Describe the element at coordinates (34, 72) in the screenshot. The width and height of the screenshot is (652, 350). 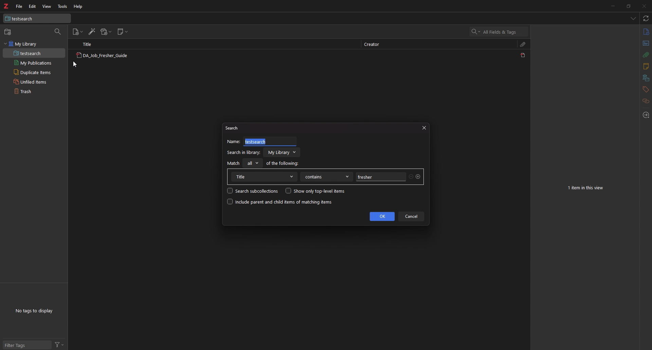
I see `duplicate items` at that location.